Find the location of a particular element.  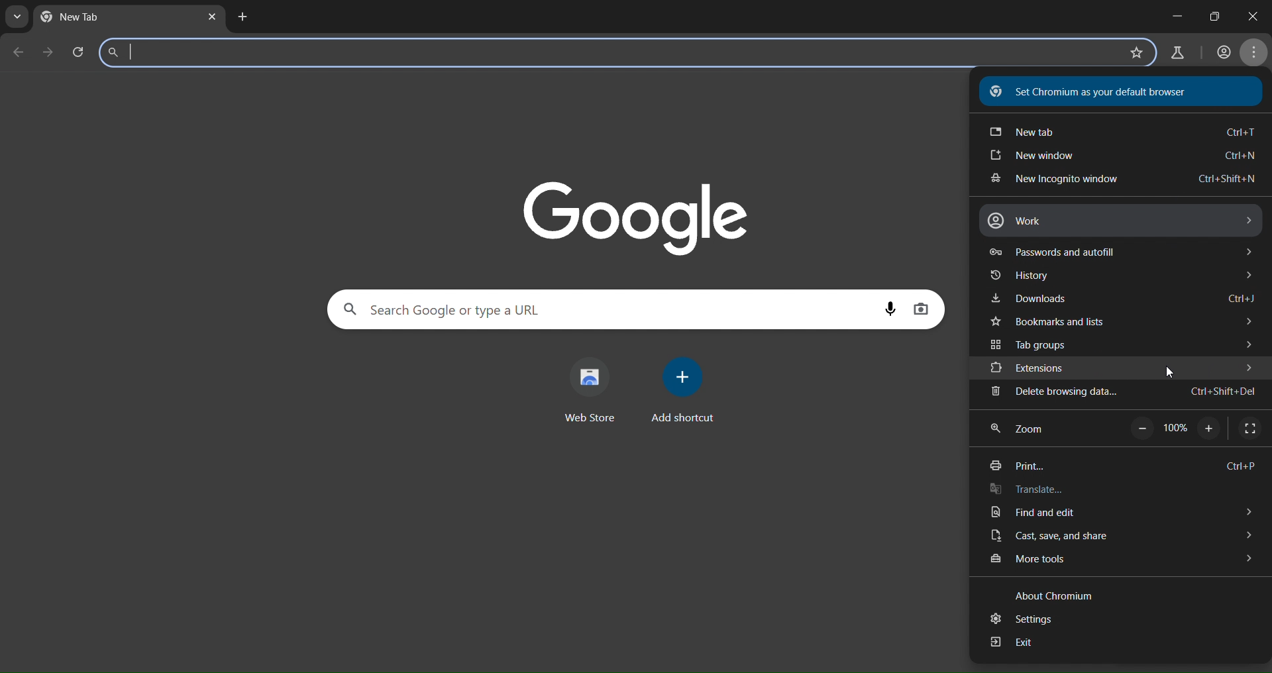

reload page is located at coordinates (80, 53).